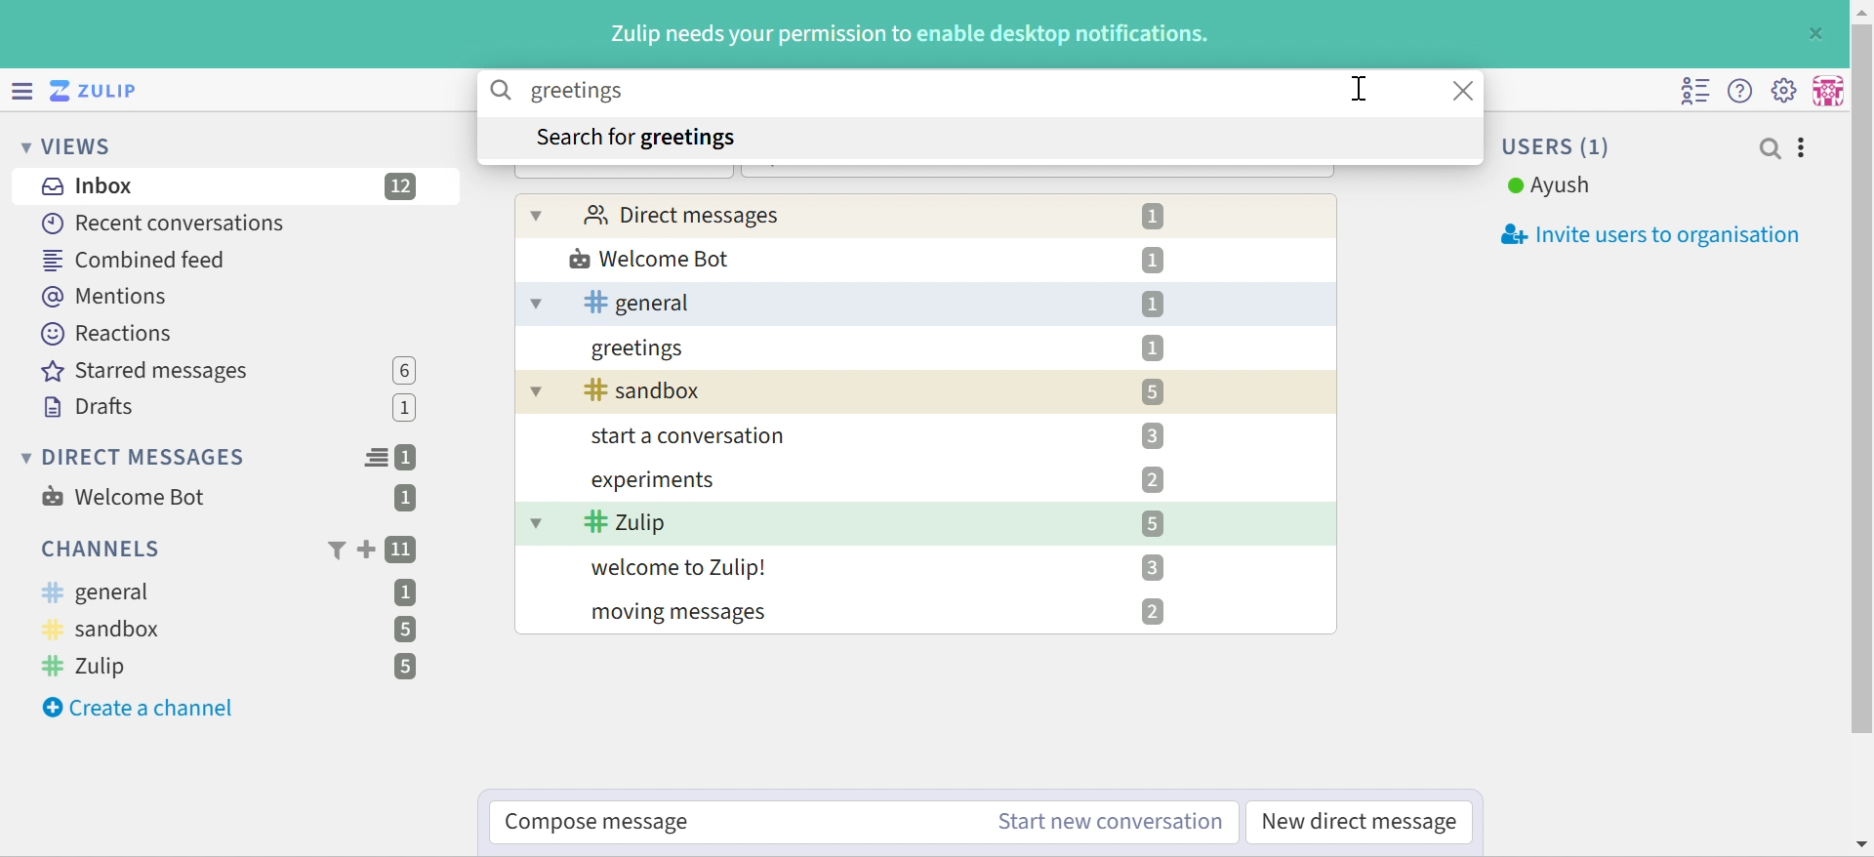 The width and height of the screenshot is (1874, 857). What do you see at coordinates (1549, 186) in the screenshot?
I see `Ayush` at bounding box center [1549, 186].